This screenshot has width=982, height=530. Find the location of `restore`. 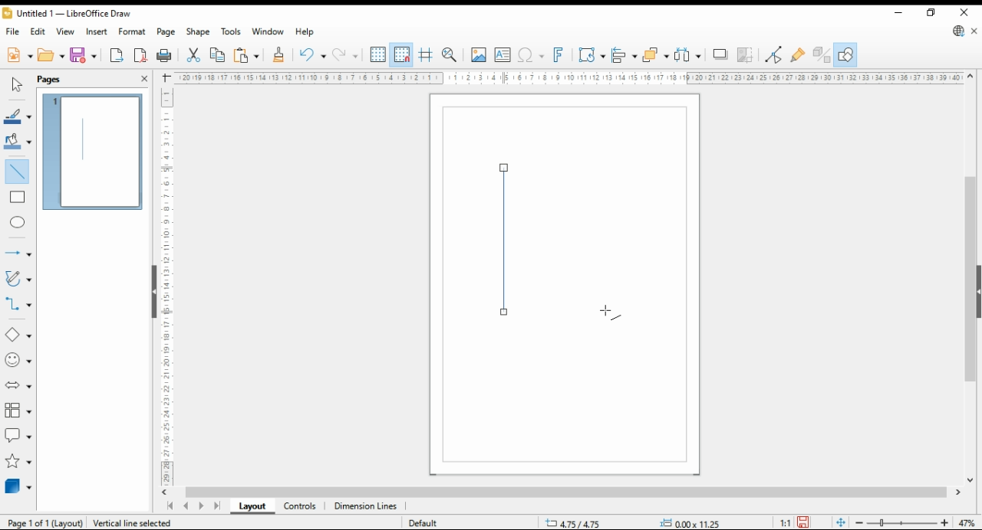

restore is located at coordinates (933, 12).